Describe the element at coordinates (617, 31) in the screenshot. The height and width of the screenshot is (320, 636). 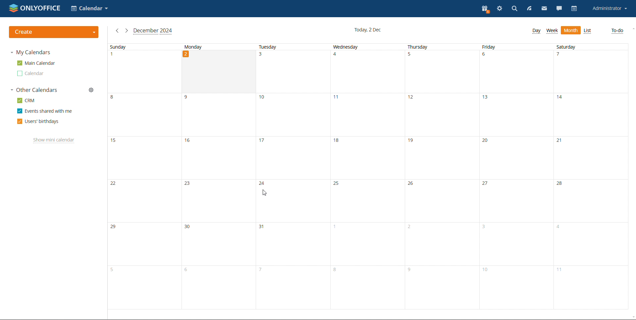
I see `To-do` at that location.